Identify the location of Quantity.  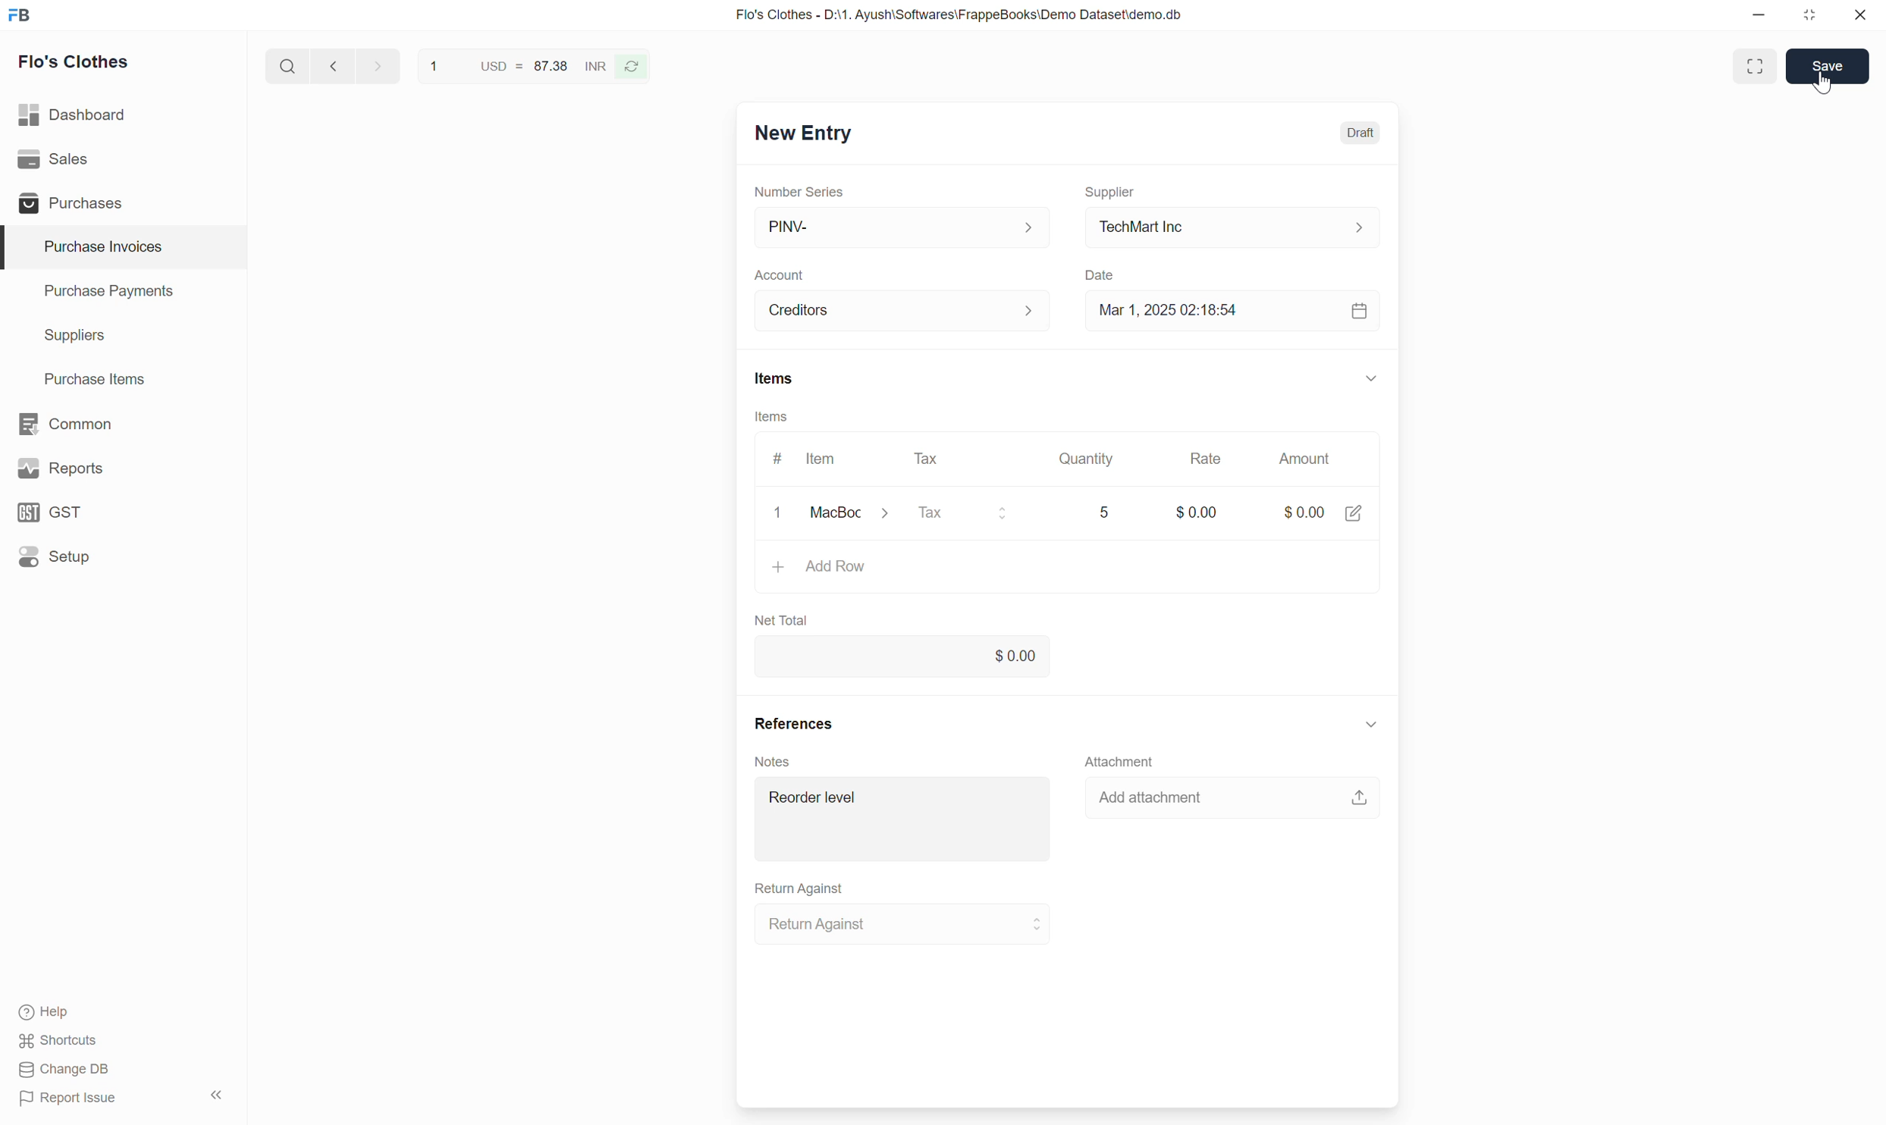
(1084, 459).